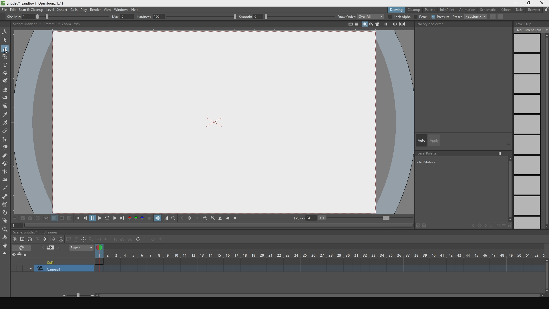  Describe the element at coordinates (5, 115) in the screenshot. I see `style select` at that location.